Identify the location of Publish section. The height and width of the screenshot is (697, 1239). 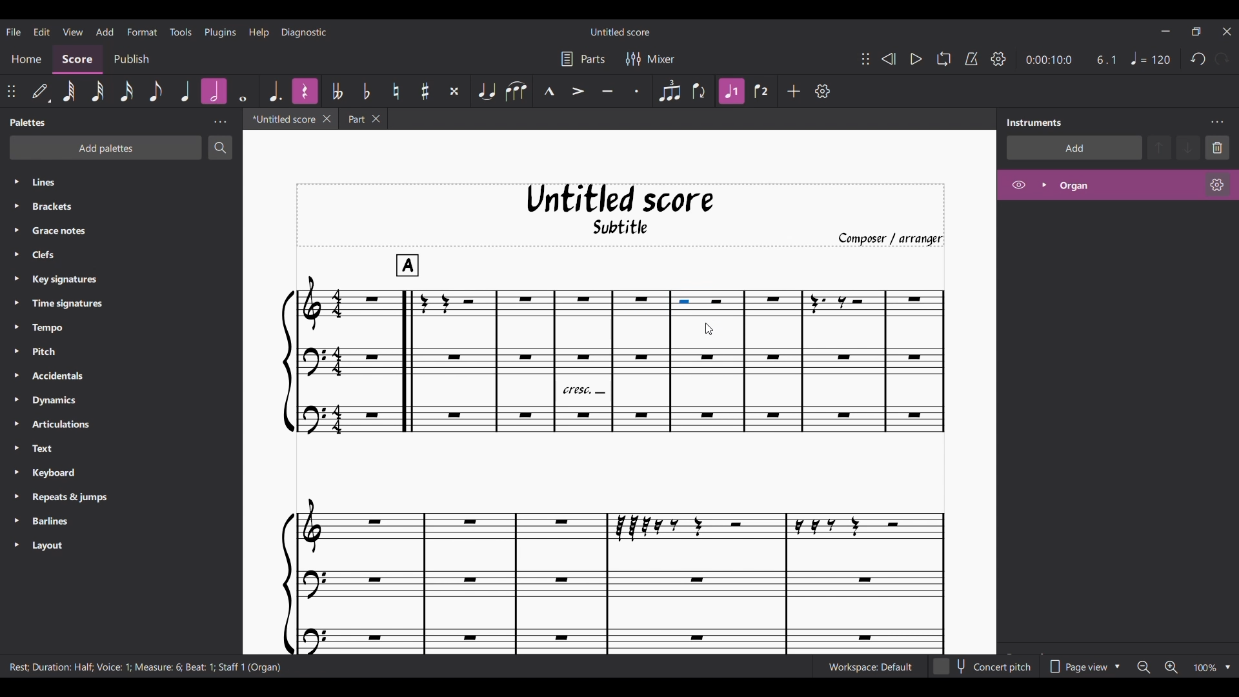
(131, 60).